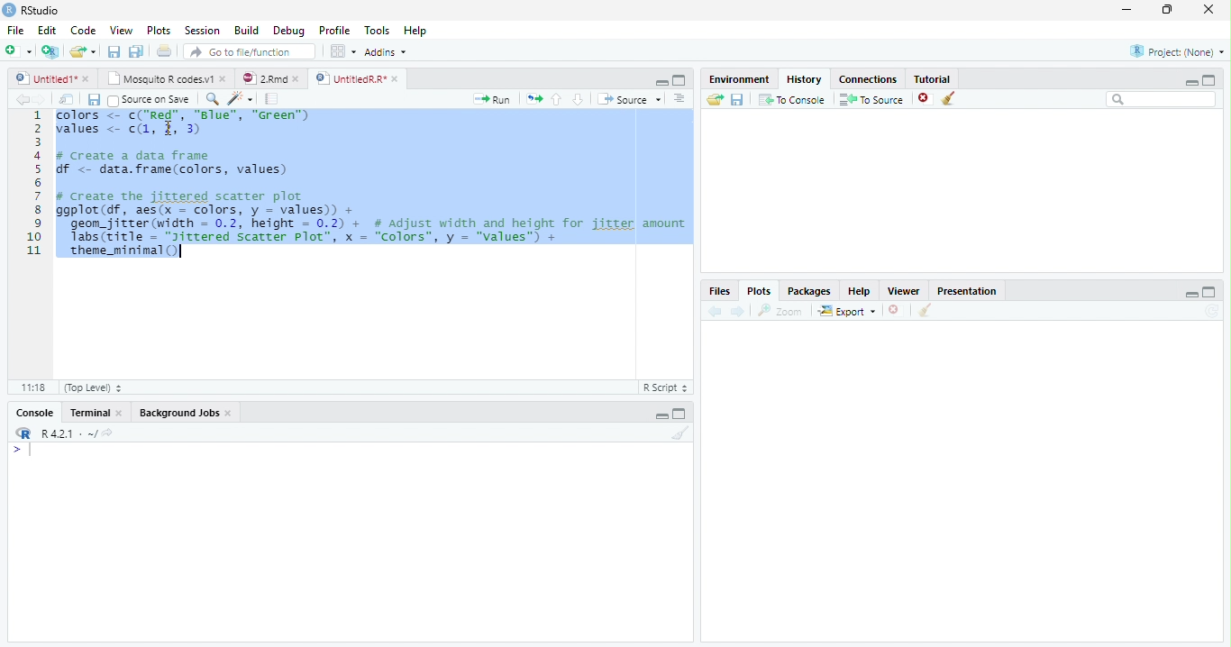 The height and width of the screenshot is (647, 1231). Describe the element at coordinates (202, 30) in the screenshot. I see `Session` at that location.